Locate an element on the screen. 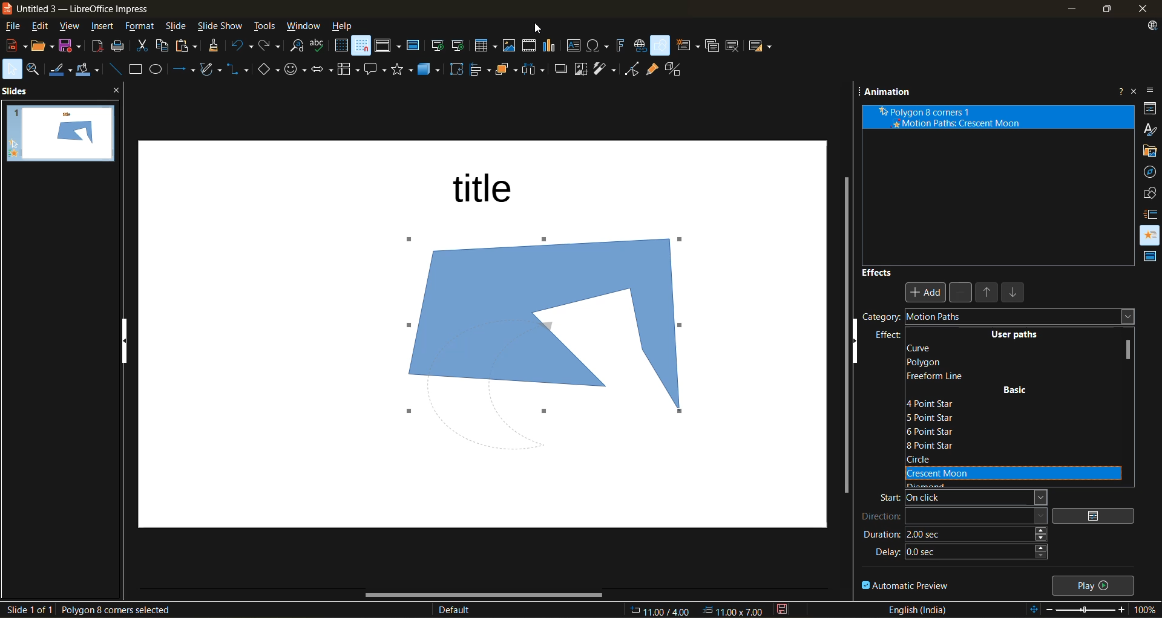 The image size is (1162, 618). toggle extrusion is located at coordinates (674, 70).